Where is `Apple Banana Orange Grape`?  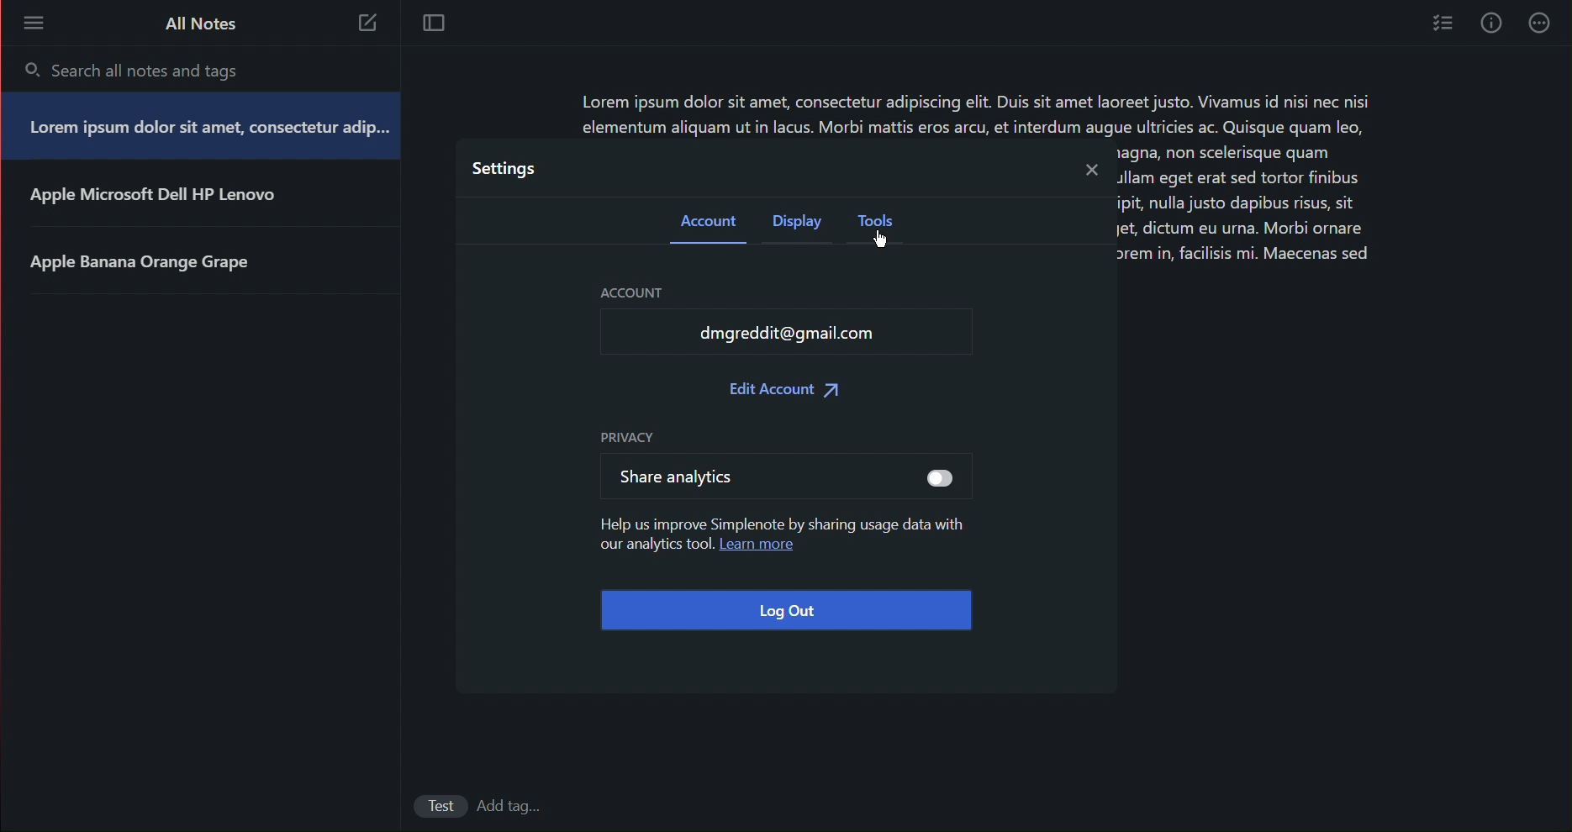 Apple Banana Orange Grape is located at coordinates (164, 269).